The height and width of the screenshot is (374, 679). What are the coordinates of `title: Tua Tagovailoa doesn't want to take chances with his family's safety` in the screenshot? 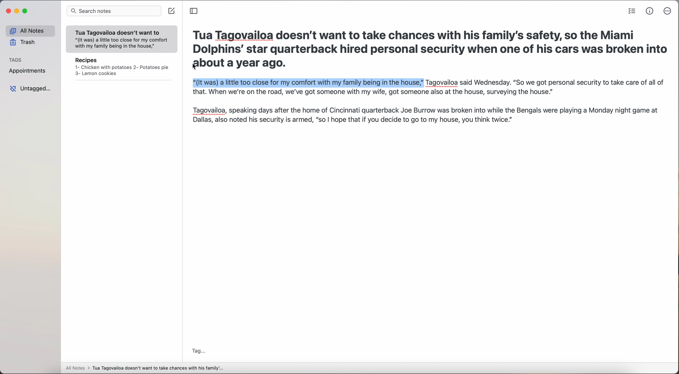 It's located at (429, 42).